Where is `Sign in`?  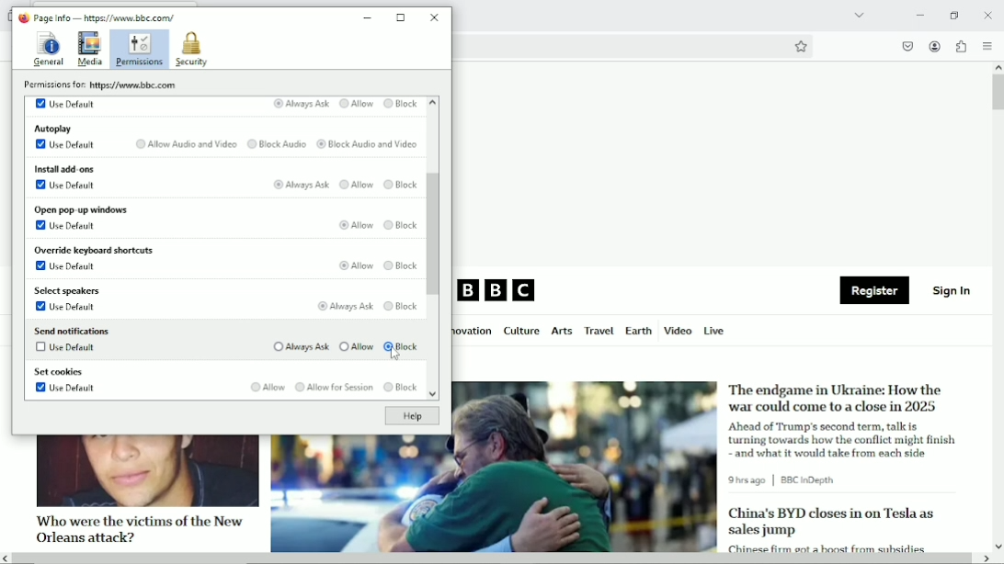 Sign in is located at coordinates (953, 289).